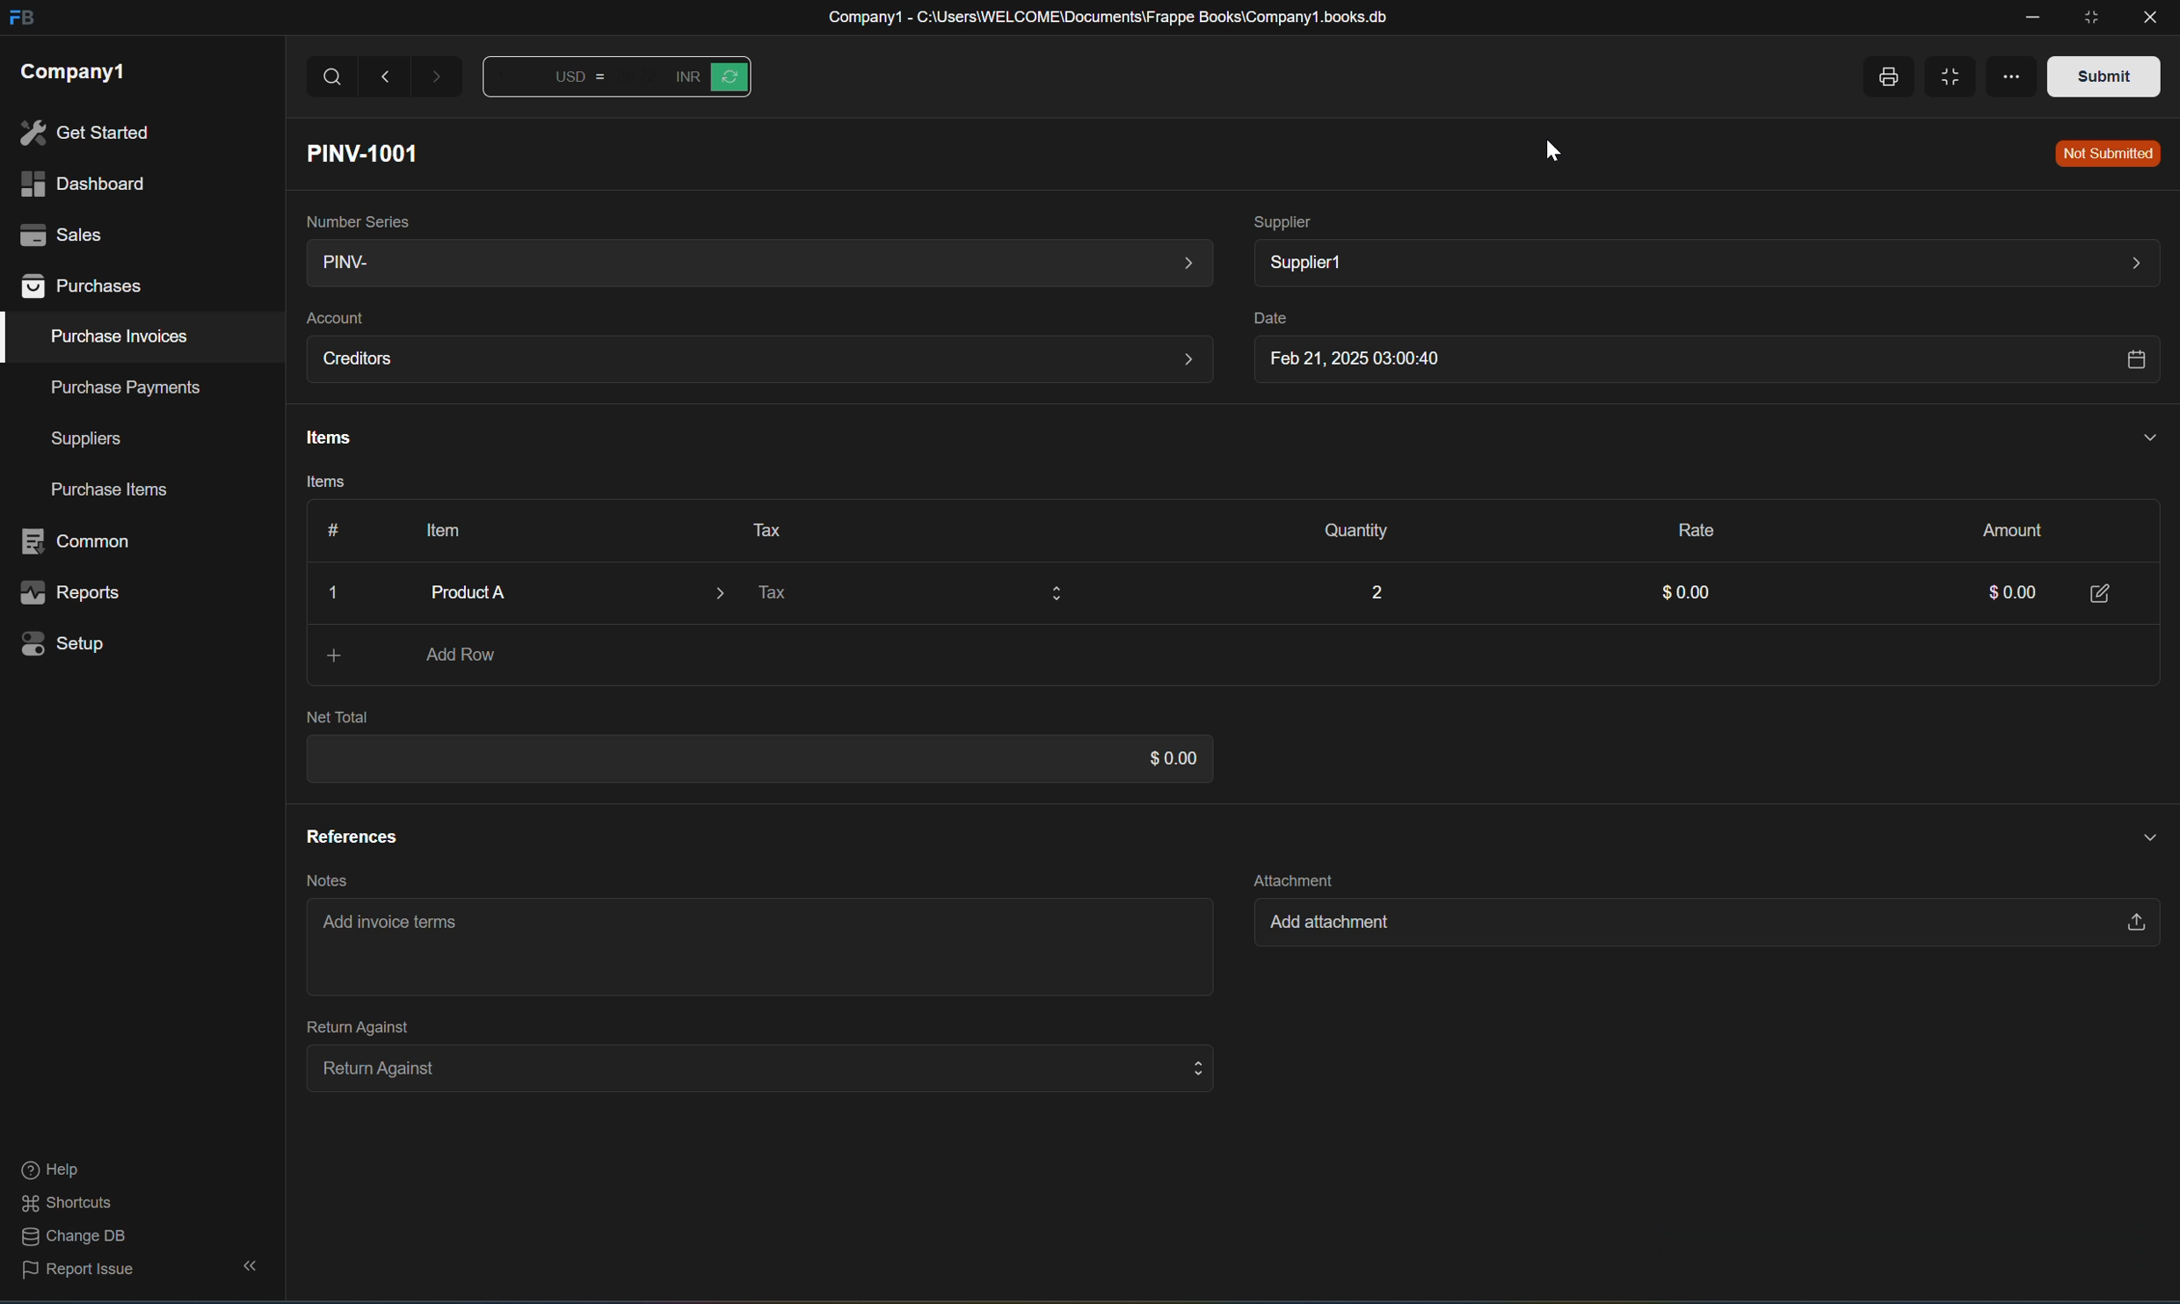 The image size is (2180, 1304). What do you see at coordinates (72, 594) in the screenshot?
I see `reports` at bounding box center [72, 594].